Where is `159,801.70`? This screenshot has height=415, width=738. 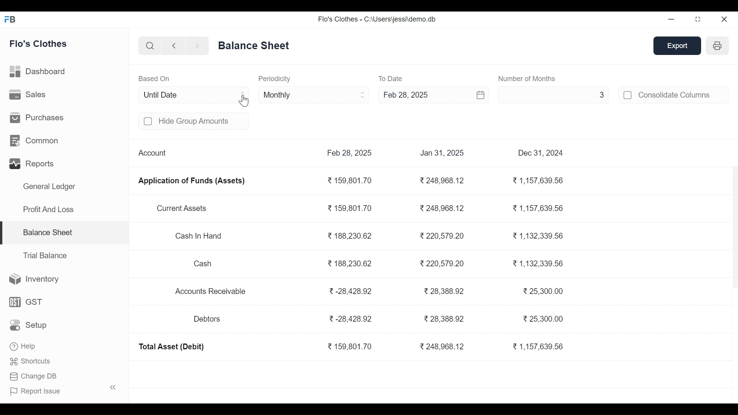
159,801.70 is located at coordinates (350, 181).